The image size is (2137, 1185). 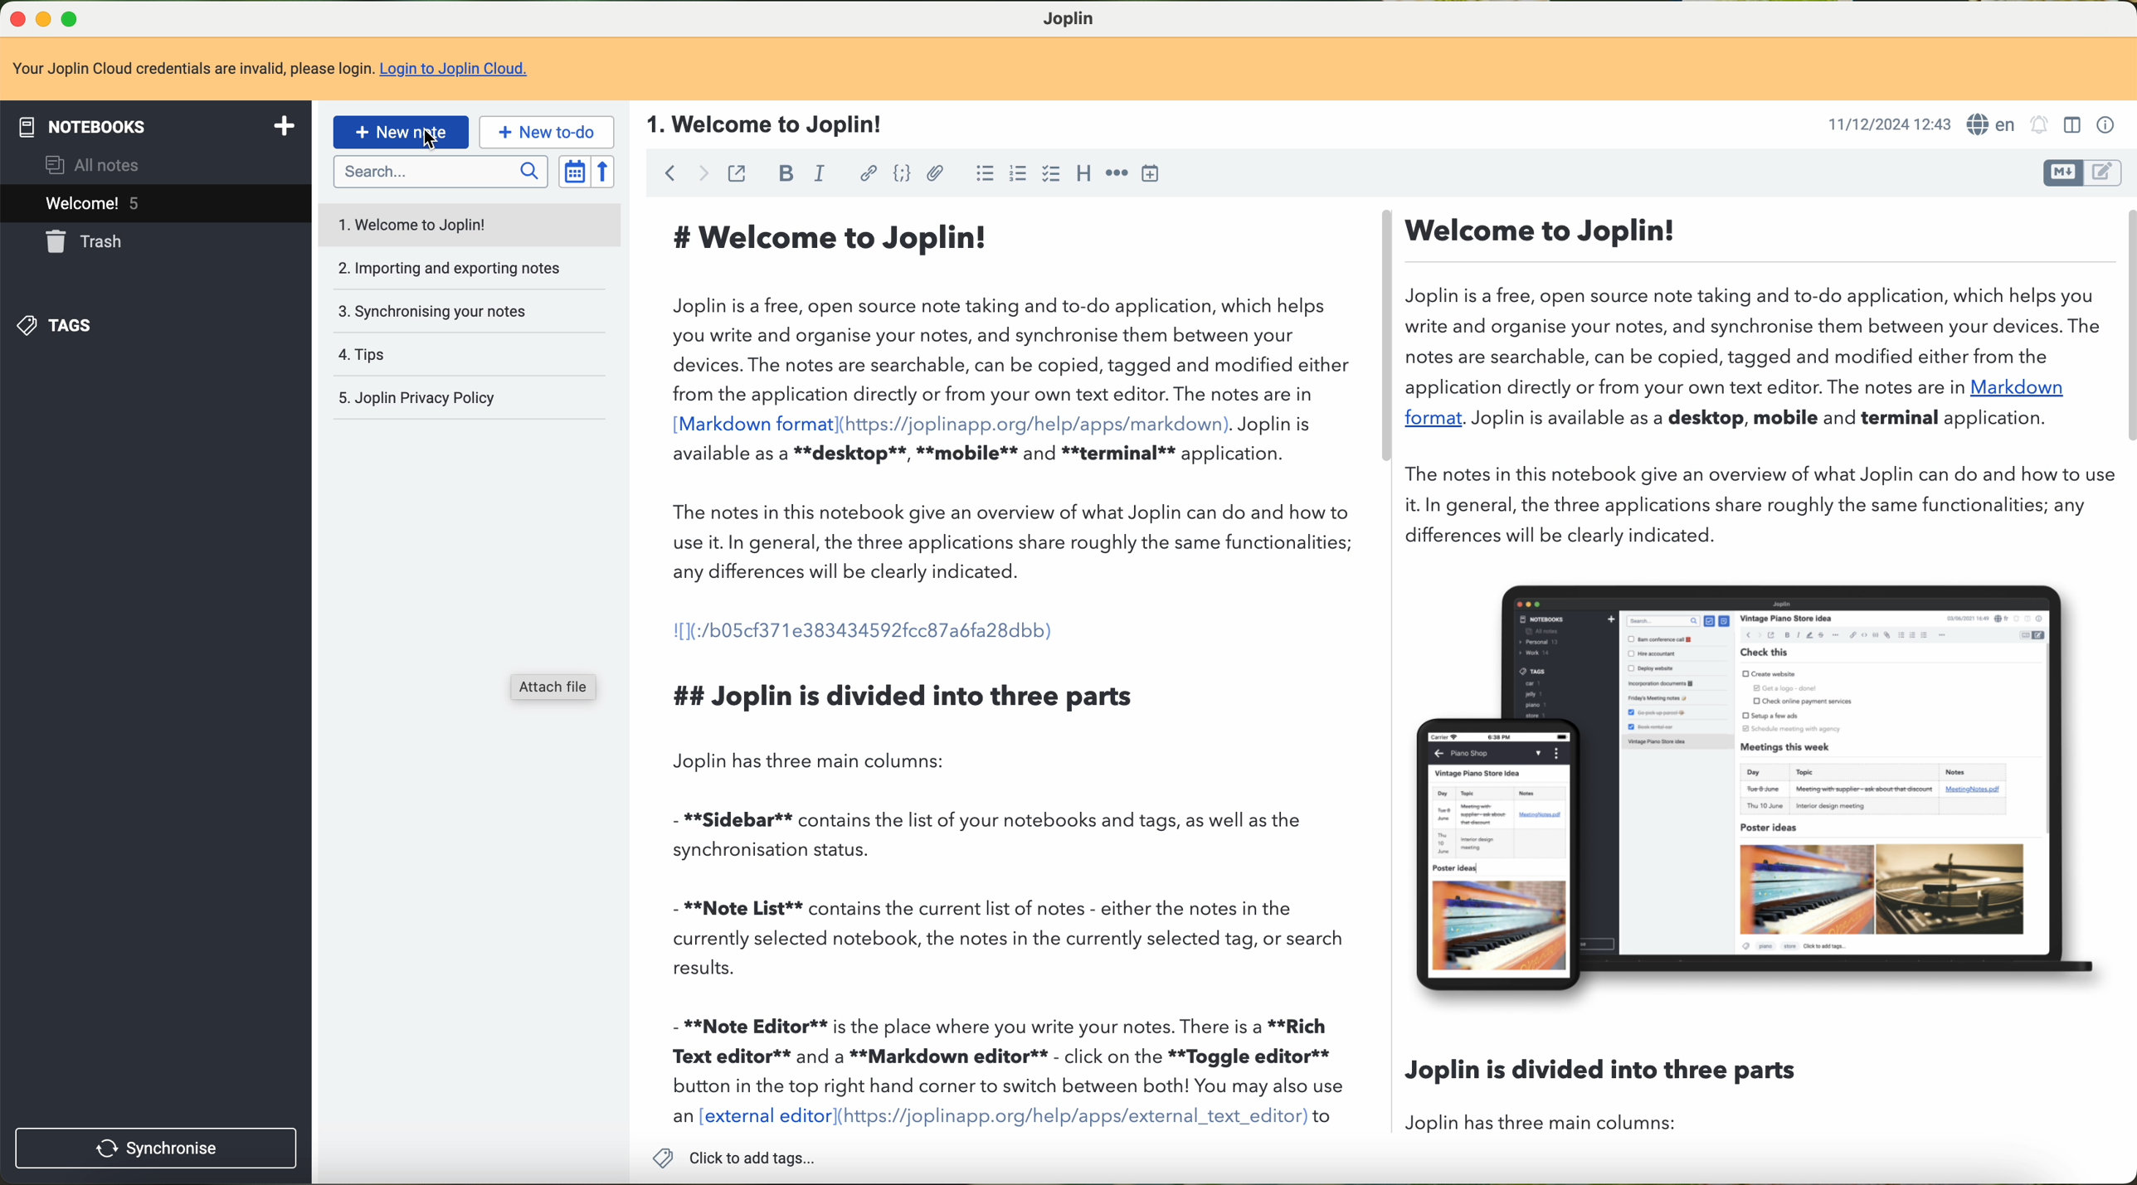 What do you see at coordinates (819, 174) in the screenshot?
I see `italic` at bounding box center [819, 174].